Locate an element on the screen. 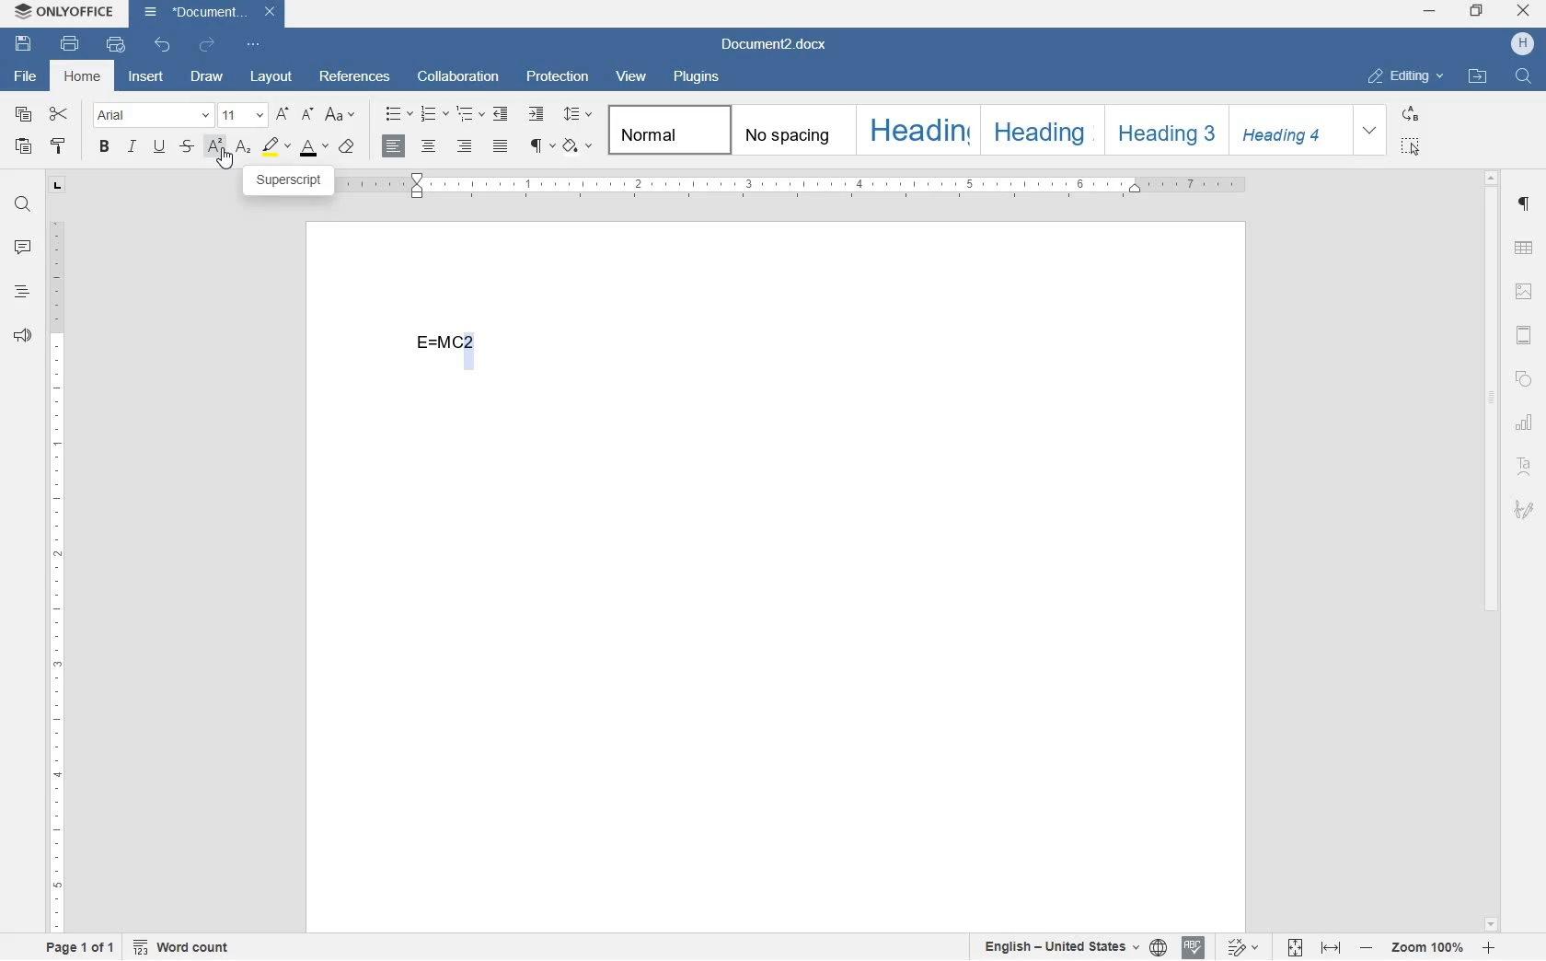 Image resolution: width=1546 pixels, height=961 pixels. table is located at coordinates (1525, 249).